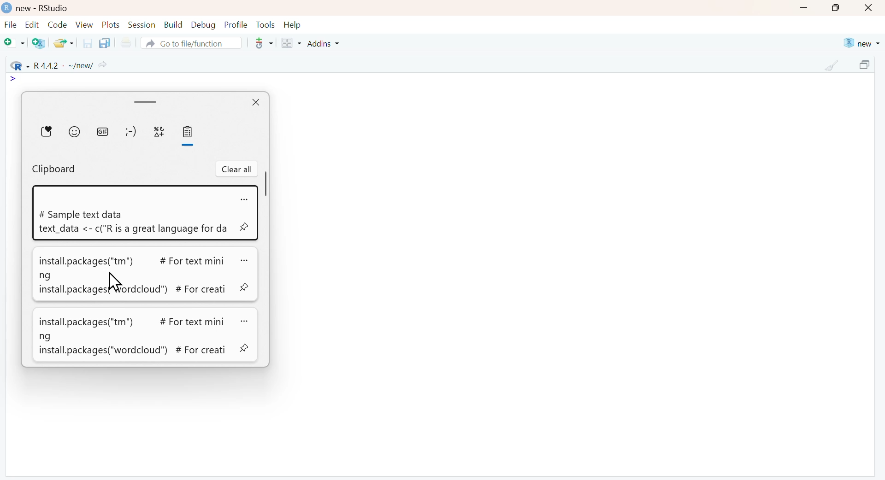 This screenshot has height=480, width=885. I want to click on maximize, so click(867, 65).